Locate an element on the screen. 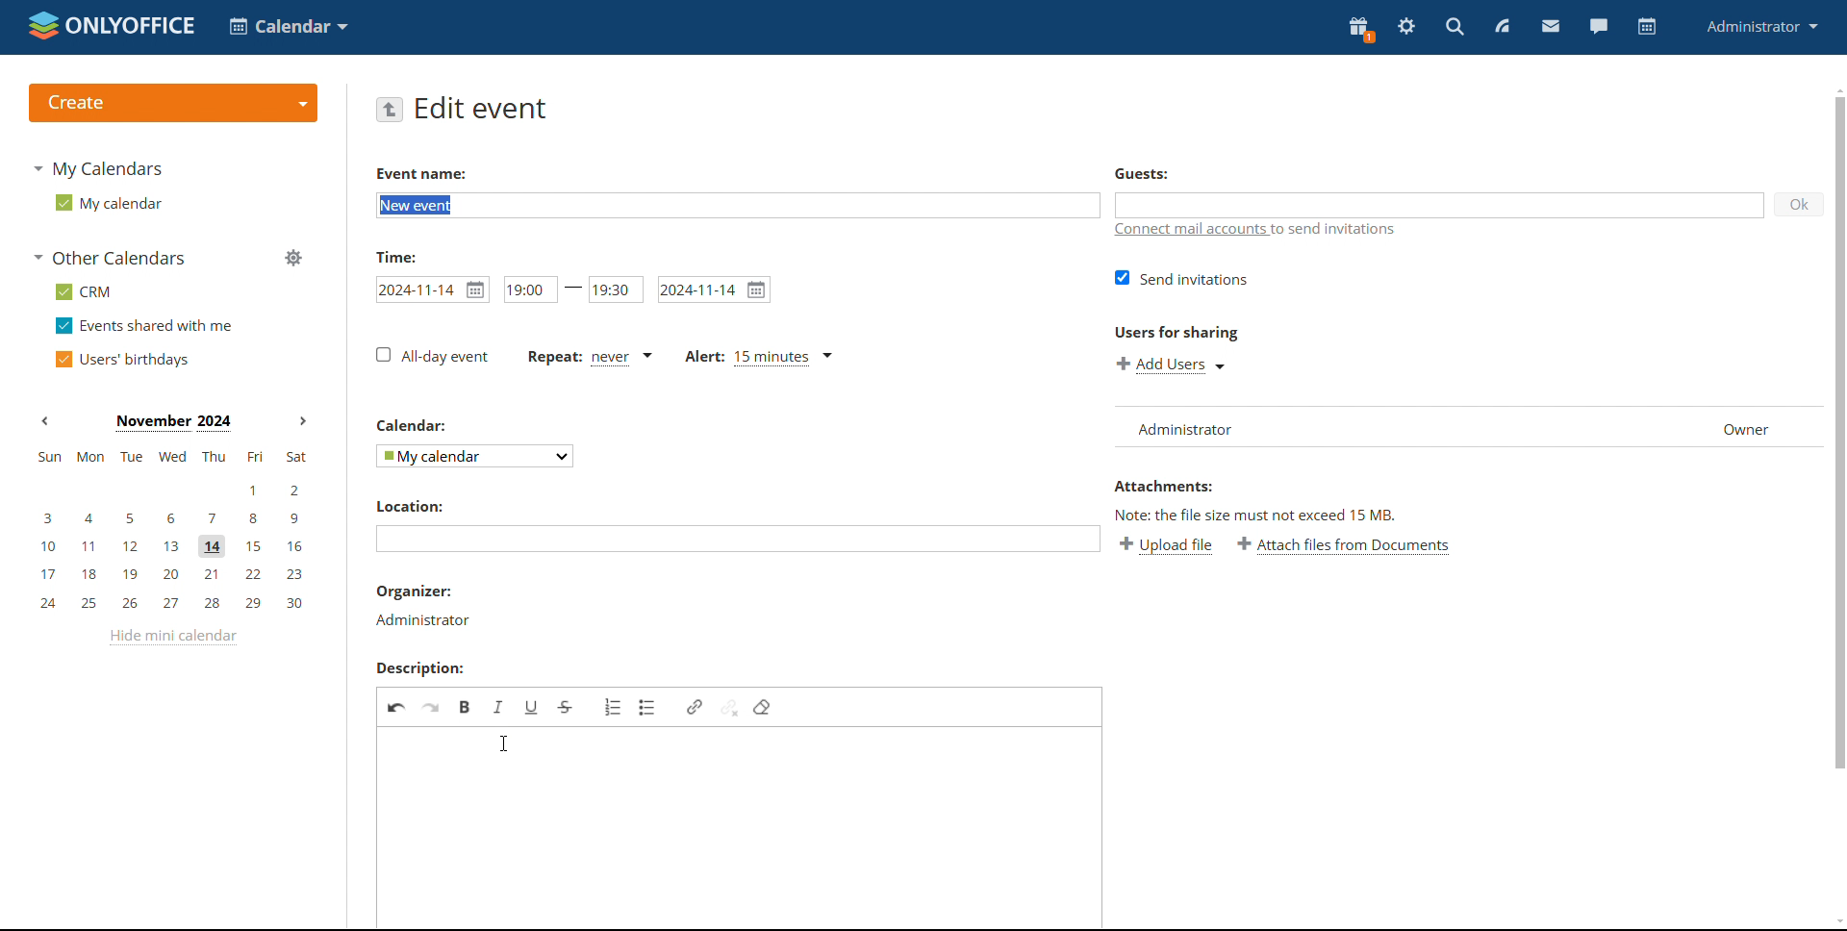 Image resolution: width=1847 pixels, height=931 pixels. manage is located at coordinates (293, 260).